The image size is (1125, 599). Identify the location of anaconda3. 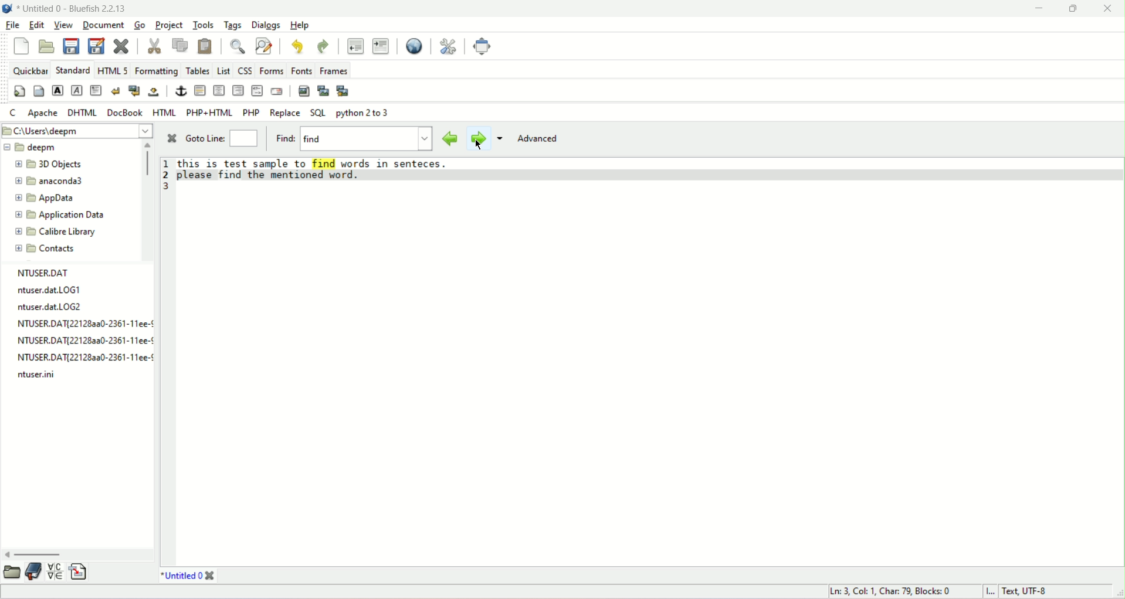
(54, 181).